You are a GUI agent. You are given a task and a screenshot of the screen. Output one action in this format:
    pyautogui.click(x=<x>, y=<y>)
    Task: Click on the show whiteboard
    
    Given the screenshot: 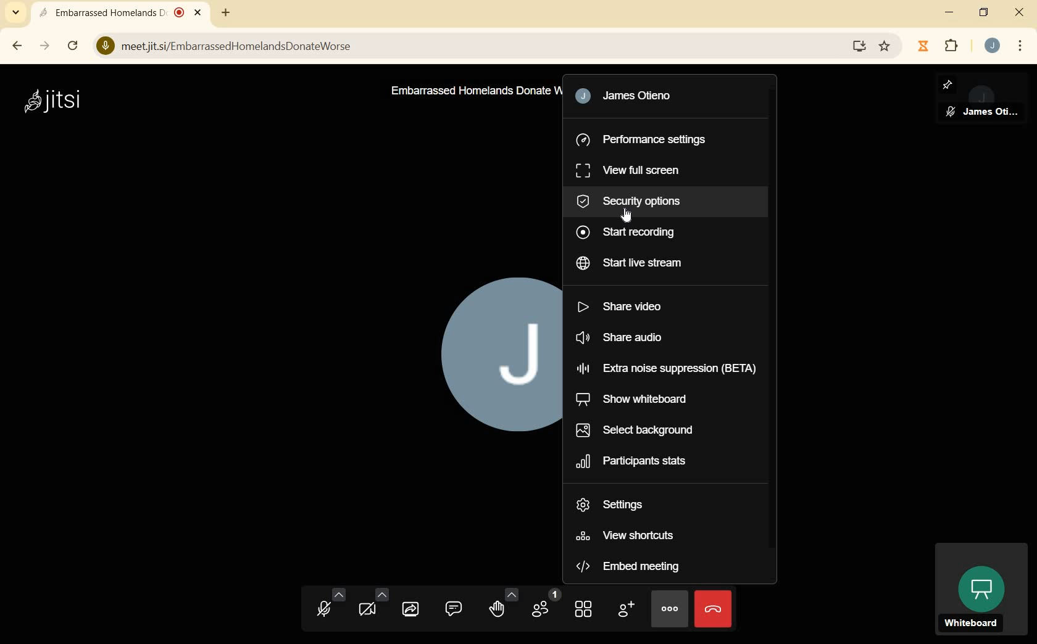 What is the action you would take?
    pyautogui.click(x=636, y=399)
    